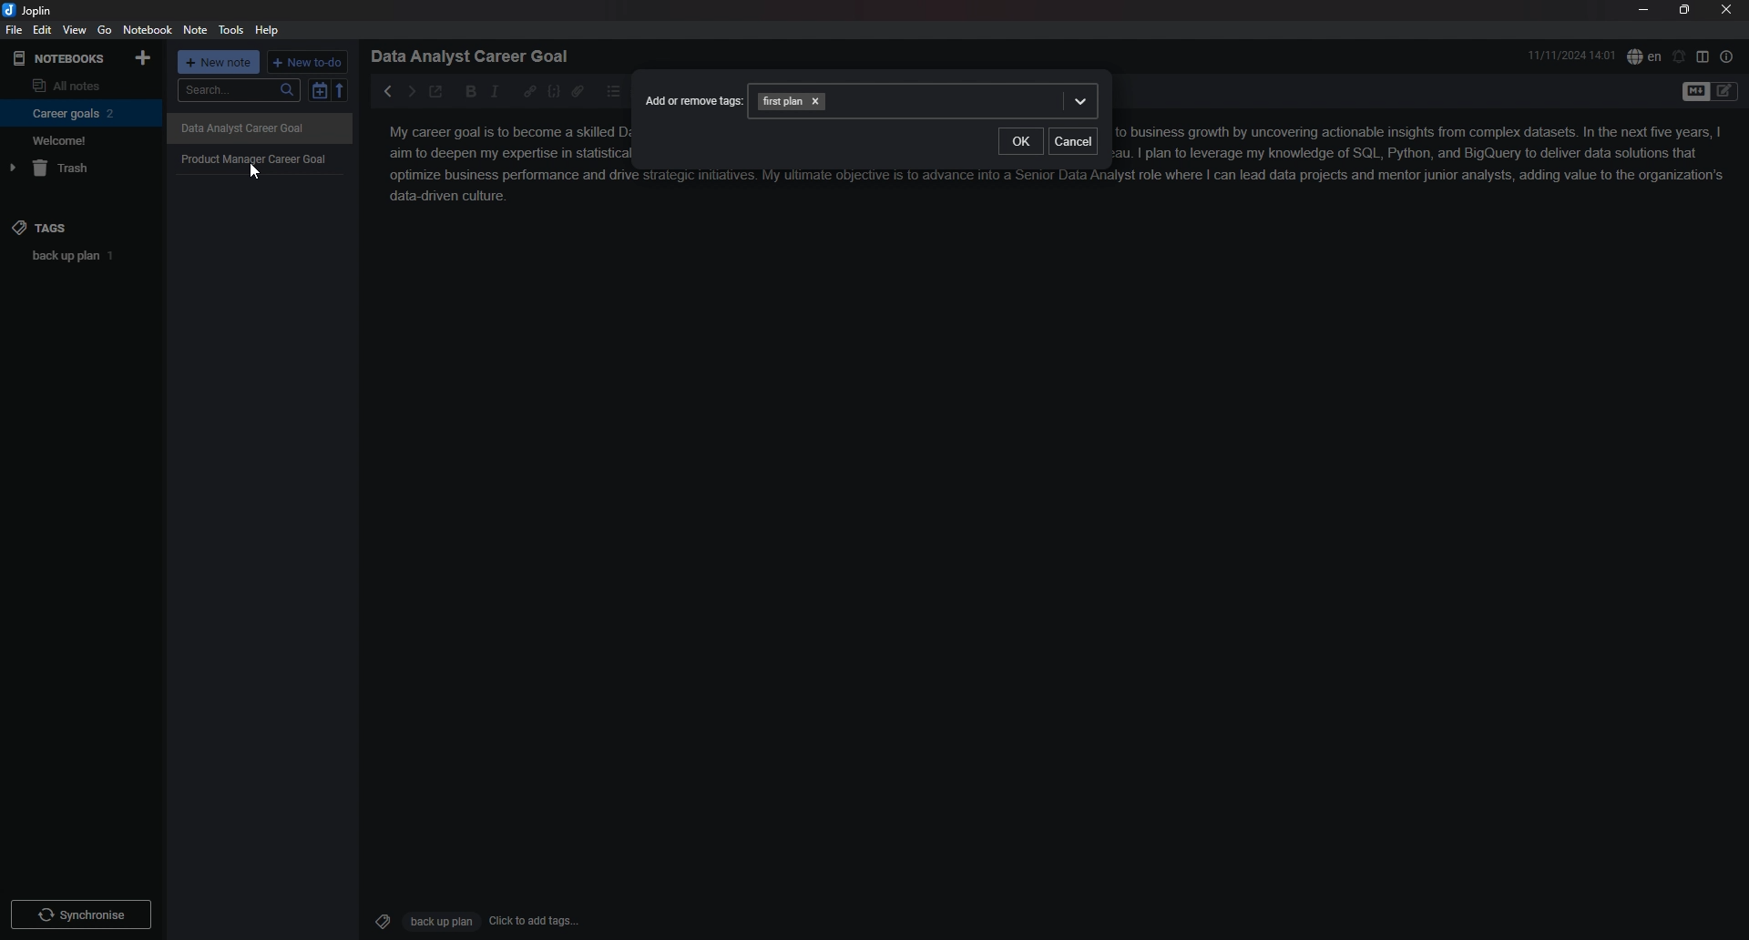 This screenshot has width=1749, height=940. I want to click on search..., so click(238, 90).